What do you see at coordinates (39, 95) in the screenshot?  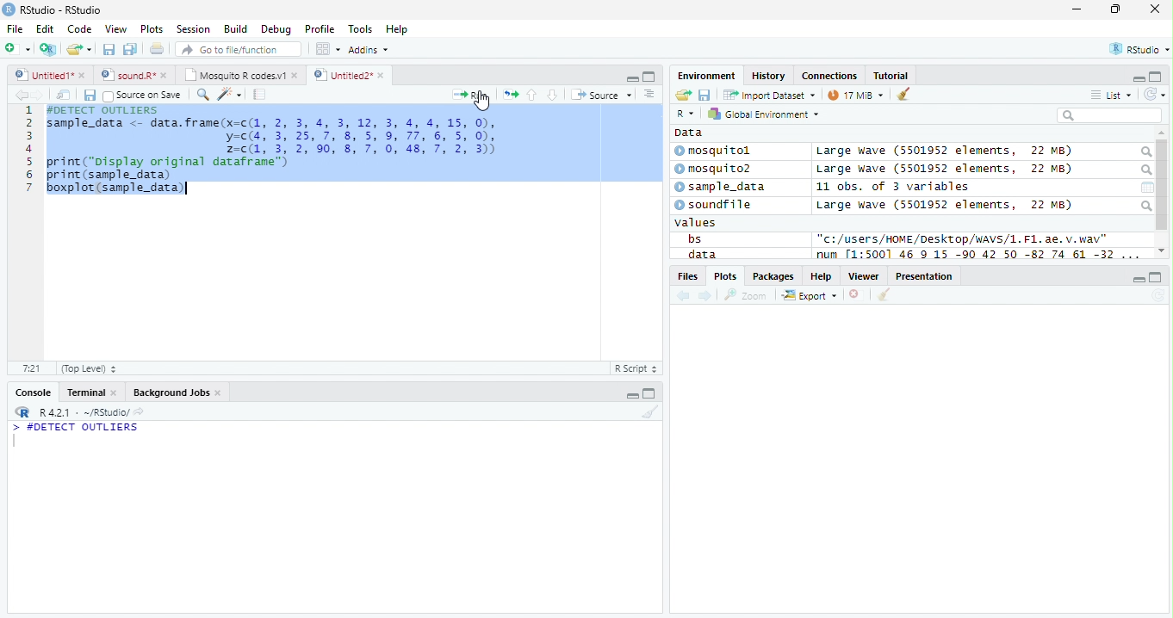 I see `Go forward` at bounding box center [39, 95].